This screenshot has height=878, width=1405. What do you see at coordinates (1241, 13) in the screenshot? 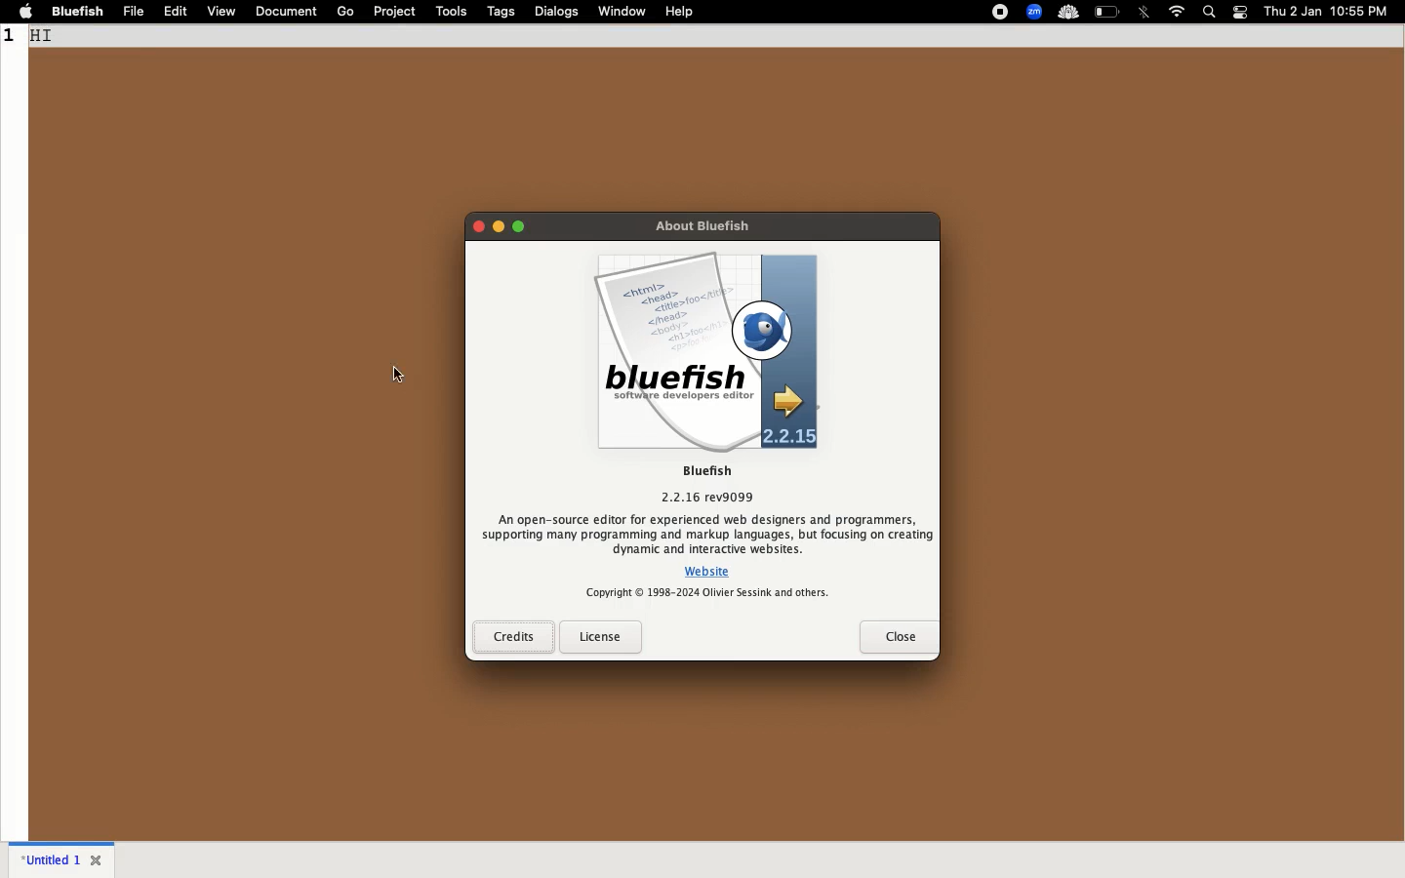
I see `notification` at bounding box center [1241, 13].